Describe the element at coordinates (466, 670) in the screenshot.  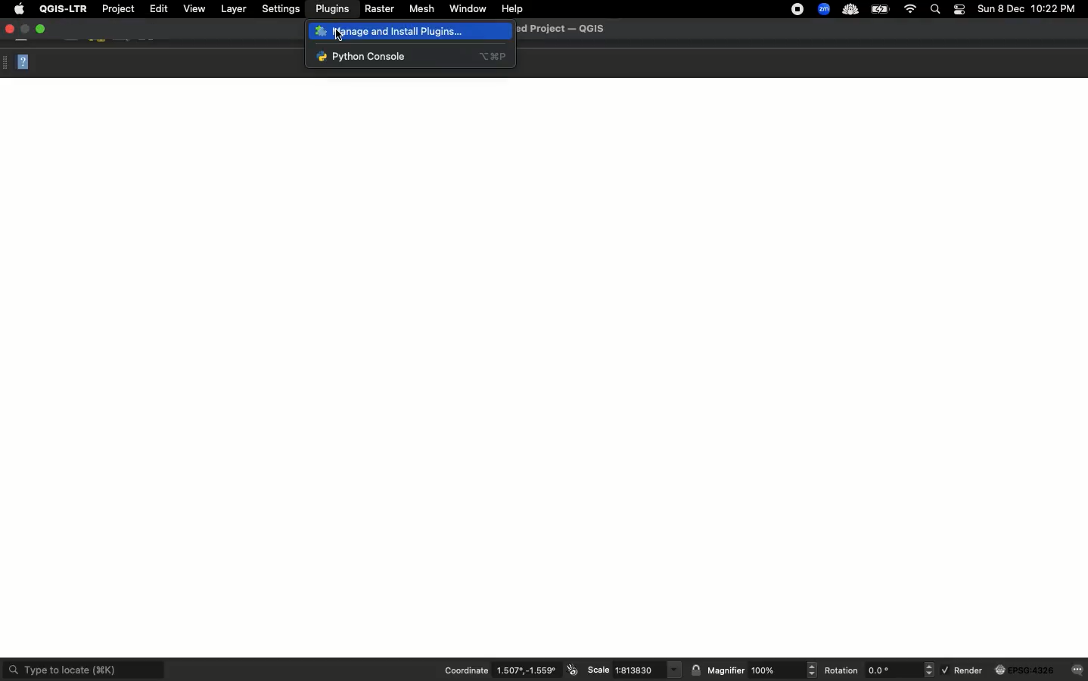
I see `Coordinate` at that location.